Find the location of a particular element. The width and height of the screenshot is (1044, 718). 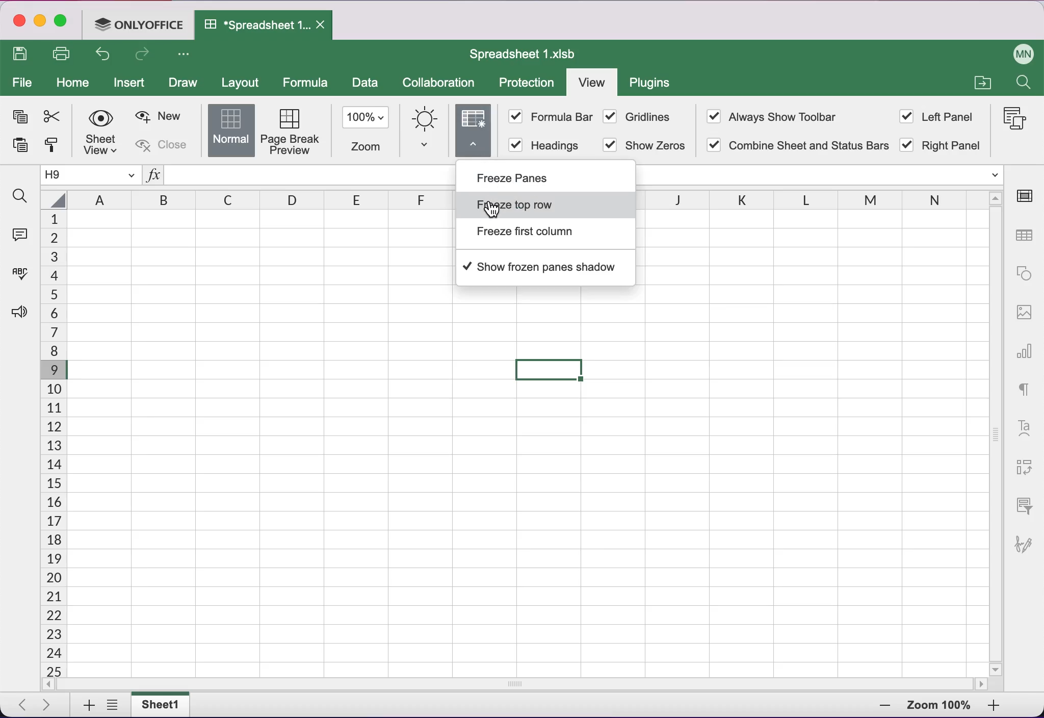

maximize is located at coordinates (63, 22).